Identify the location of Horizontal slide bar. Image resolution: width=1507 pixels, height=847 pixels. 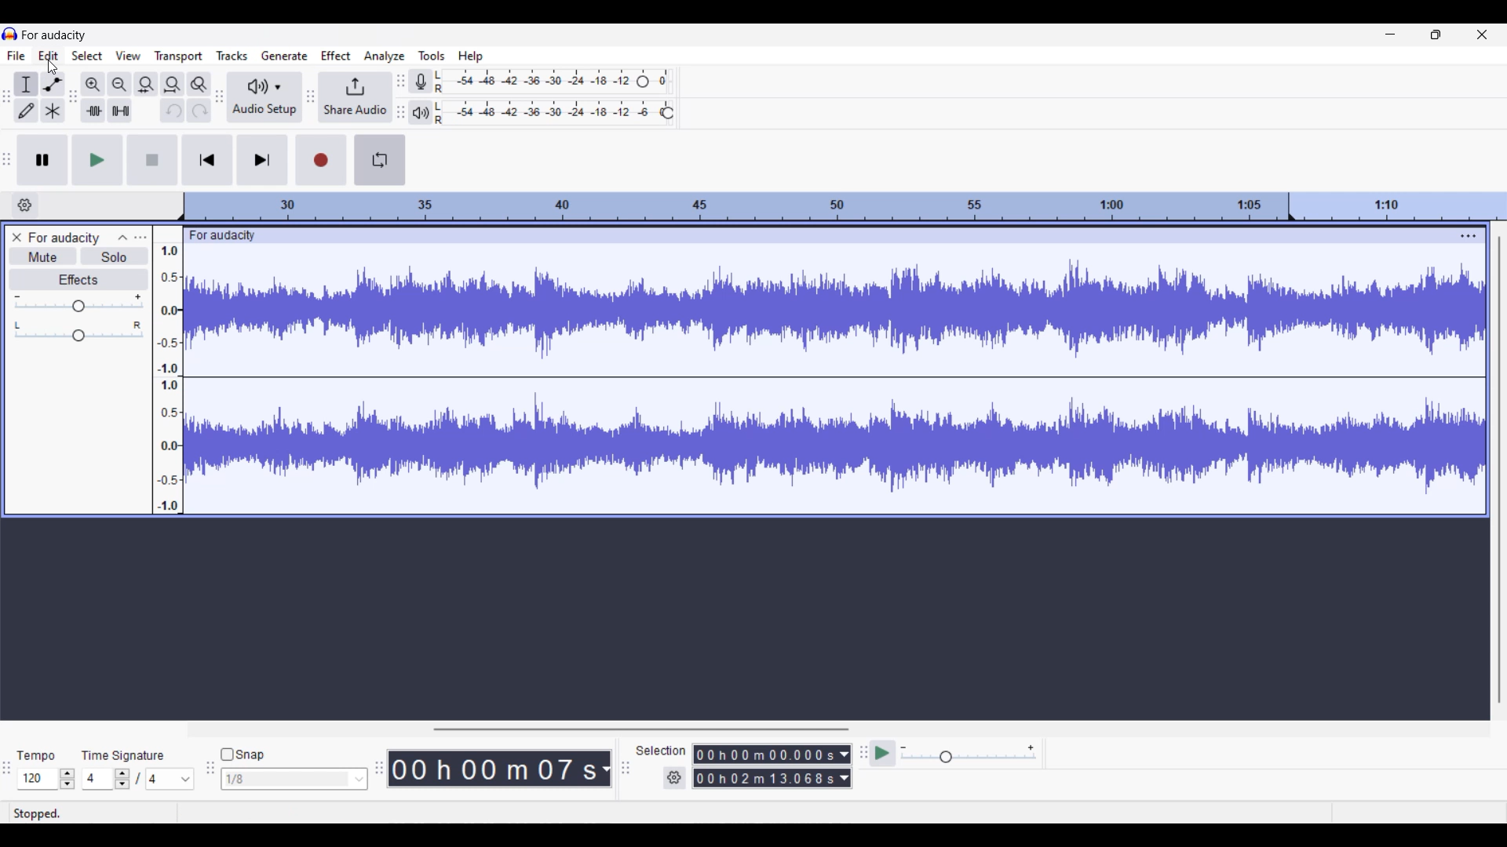
(640, 725).